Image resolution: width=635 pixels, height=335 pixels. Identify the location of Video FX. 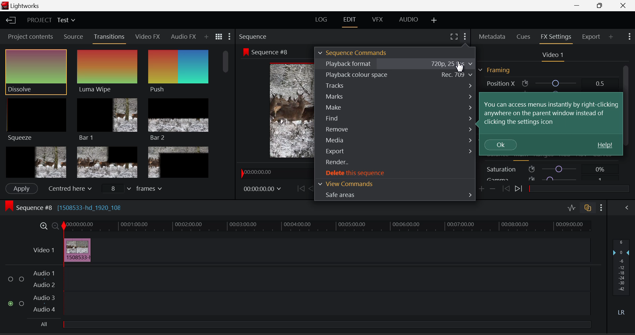
(148, 37).